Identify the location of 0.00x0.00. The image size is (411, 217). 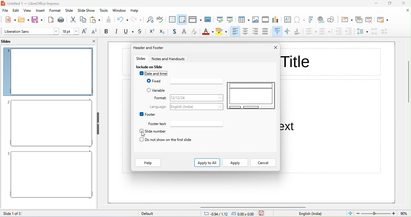
(244, 214).